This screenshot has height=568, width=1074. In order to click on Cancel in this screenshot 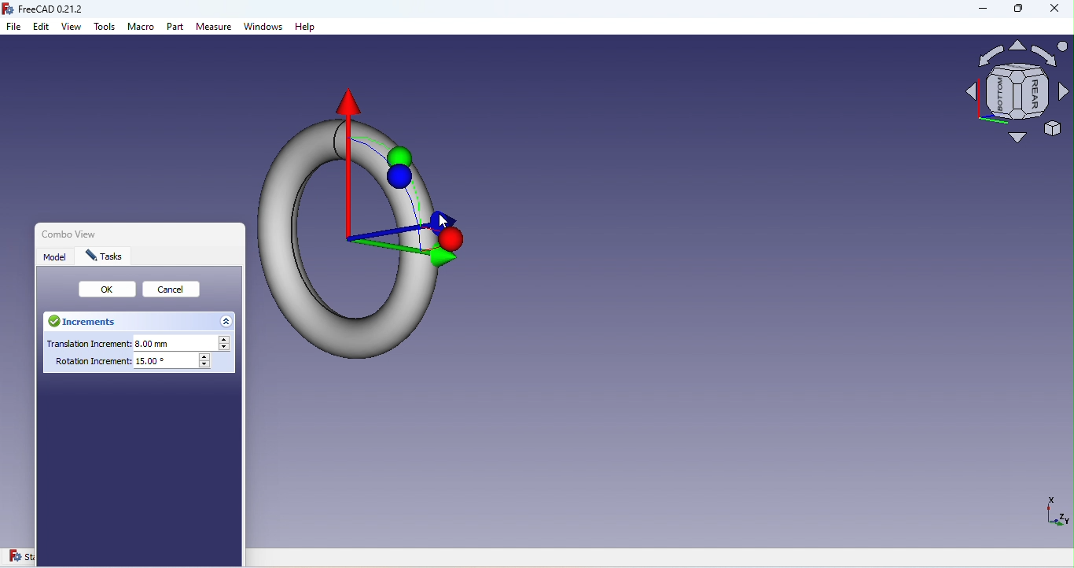, I will do `click(175, 291)`.